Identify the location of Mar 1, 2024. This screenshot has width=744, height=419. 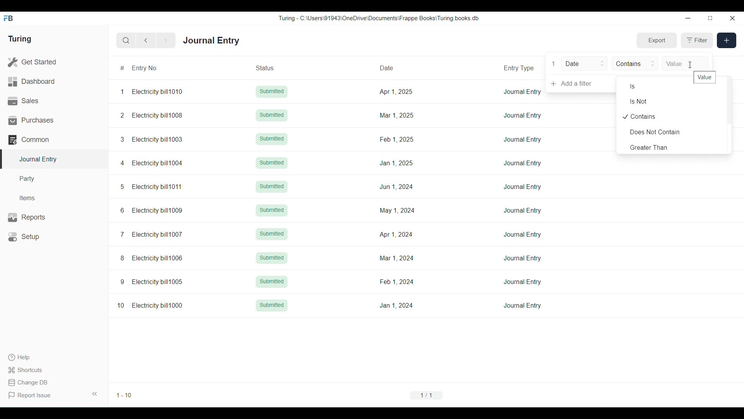
(397, 258).